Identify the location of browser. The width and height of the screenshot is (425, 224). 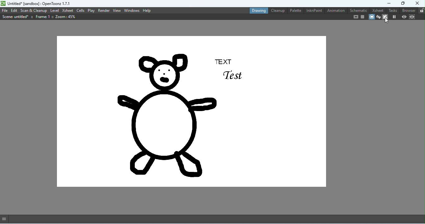
(408, 11).